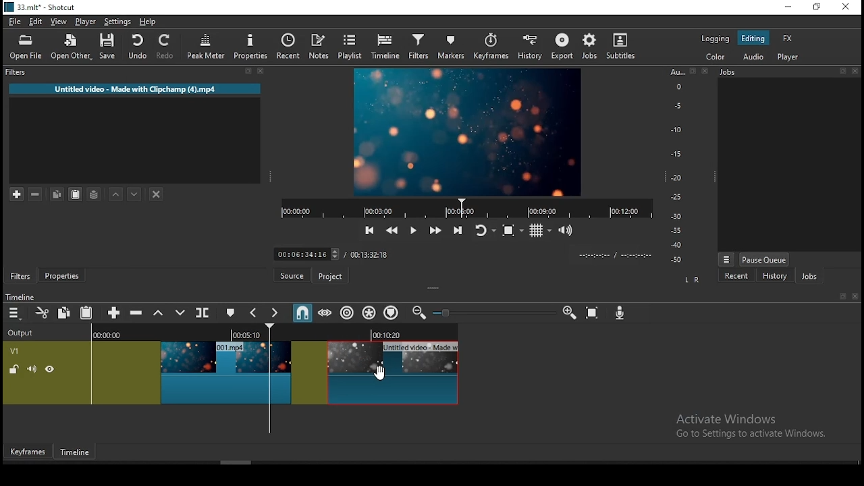  What do you see at coordinates (368, 231) in the screenshot?
I see `skip to previous point` at bounding box center [368, 231].